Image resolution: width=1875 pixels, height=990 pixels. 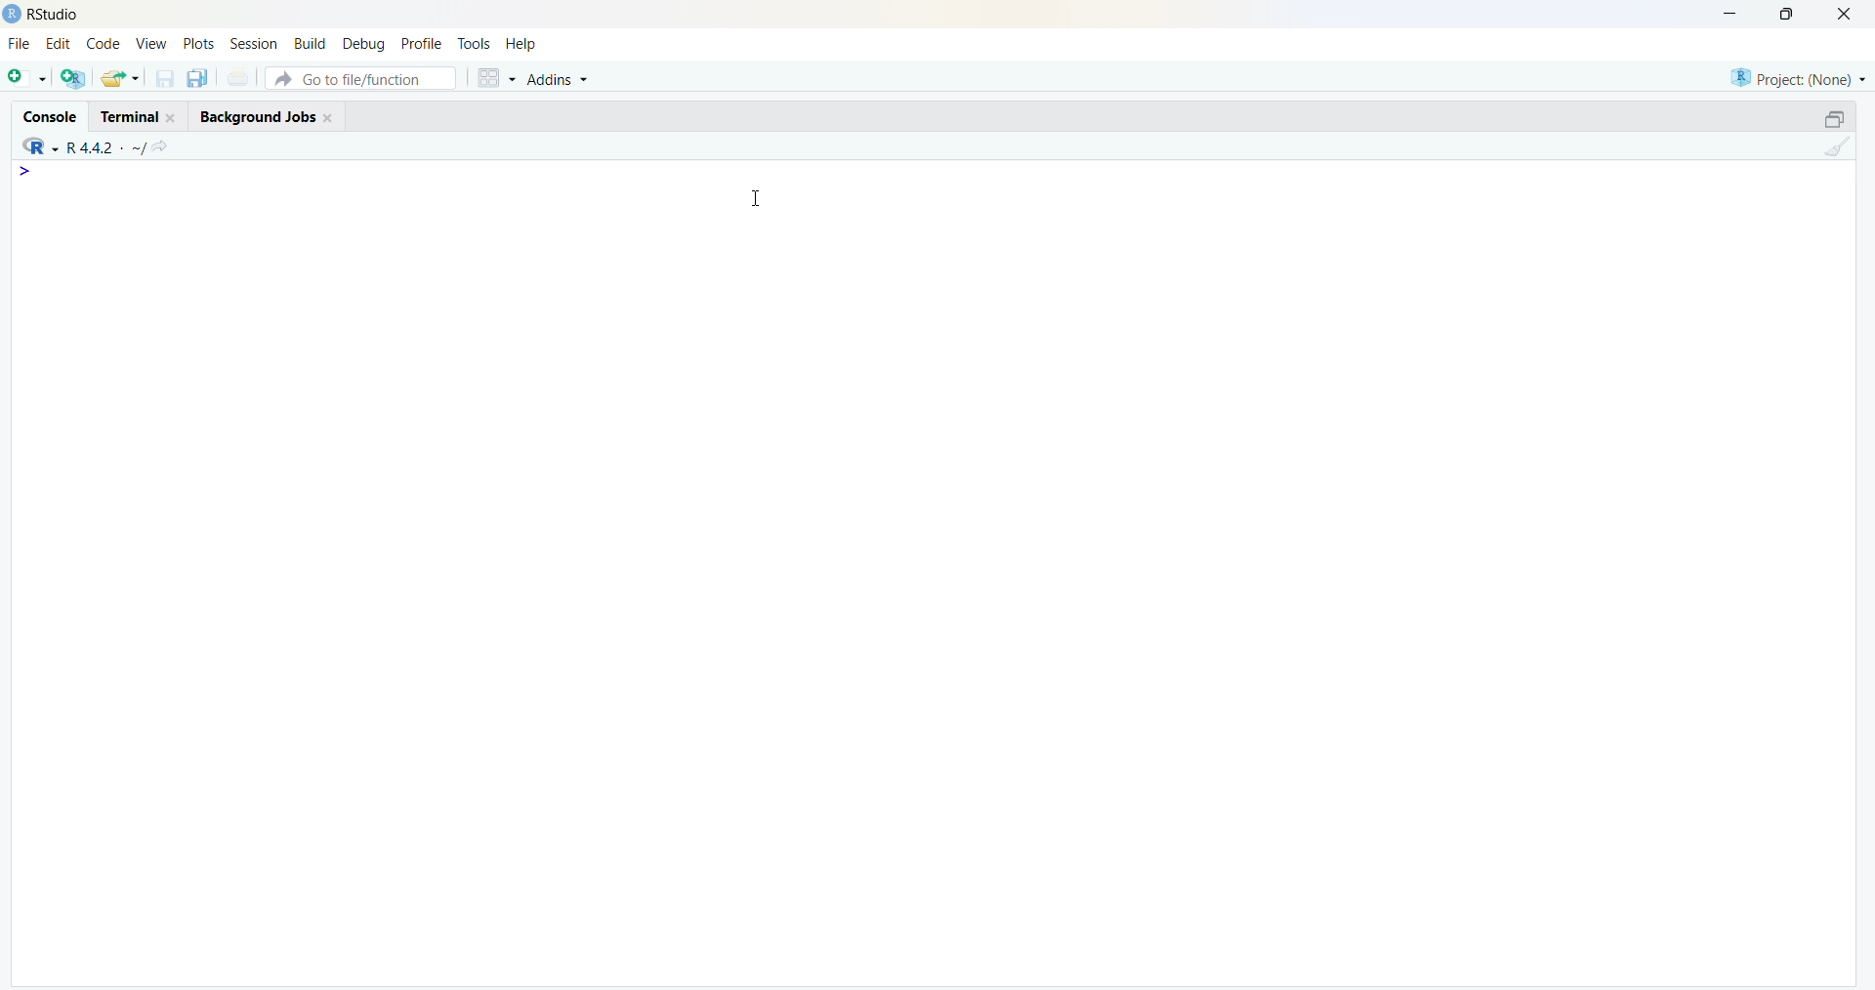 I want to click on clean, so click(x=1837, y=146).